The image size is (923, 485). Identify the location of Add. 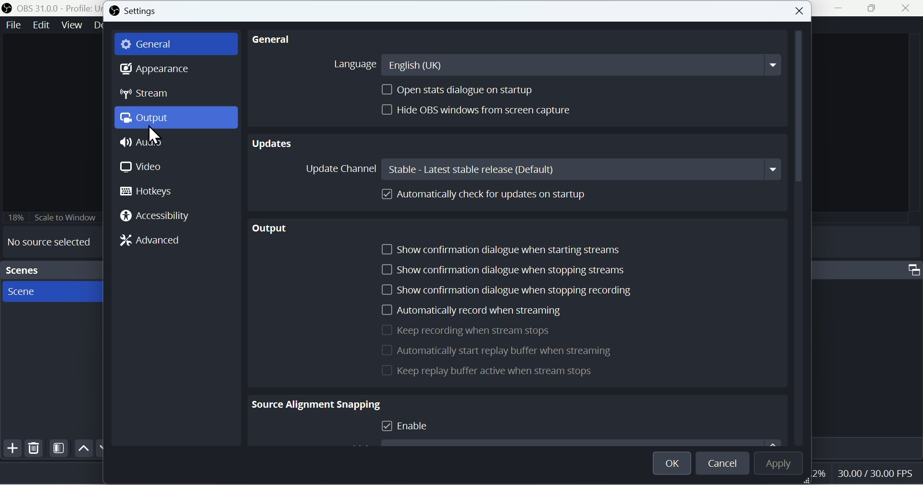
(11, 450).